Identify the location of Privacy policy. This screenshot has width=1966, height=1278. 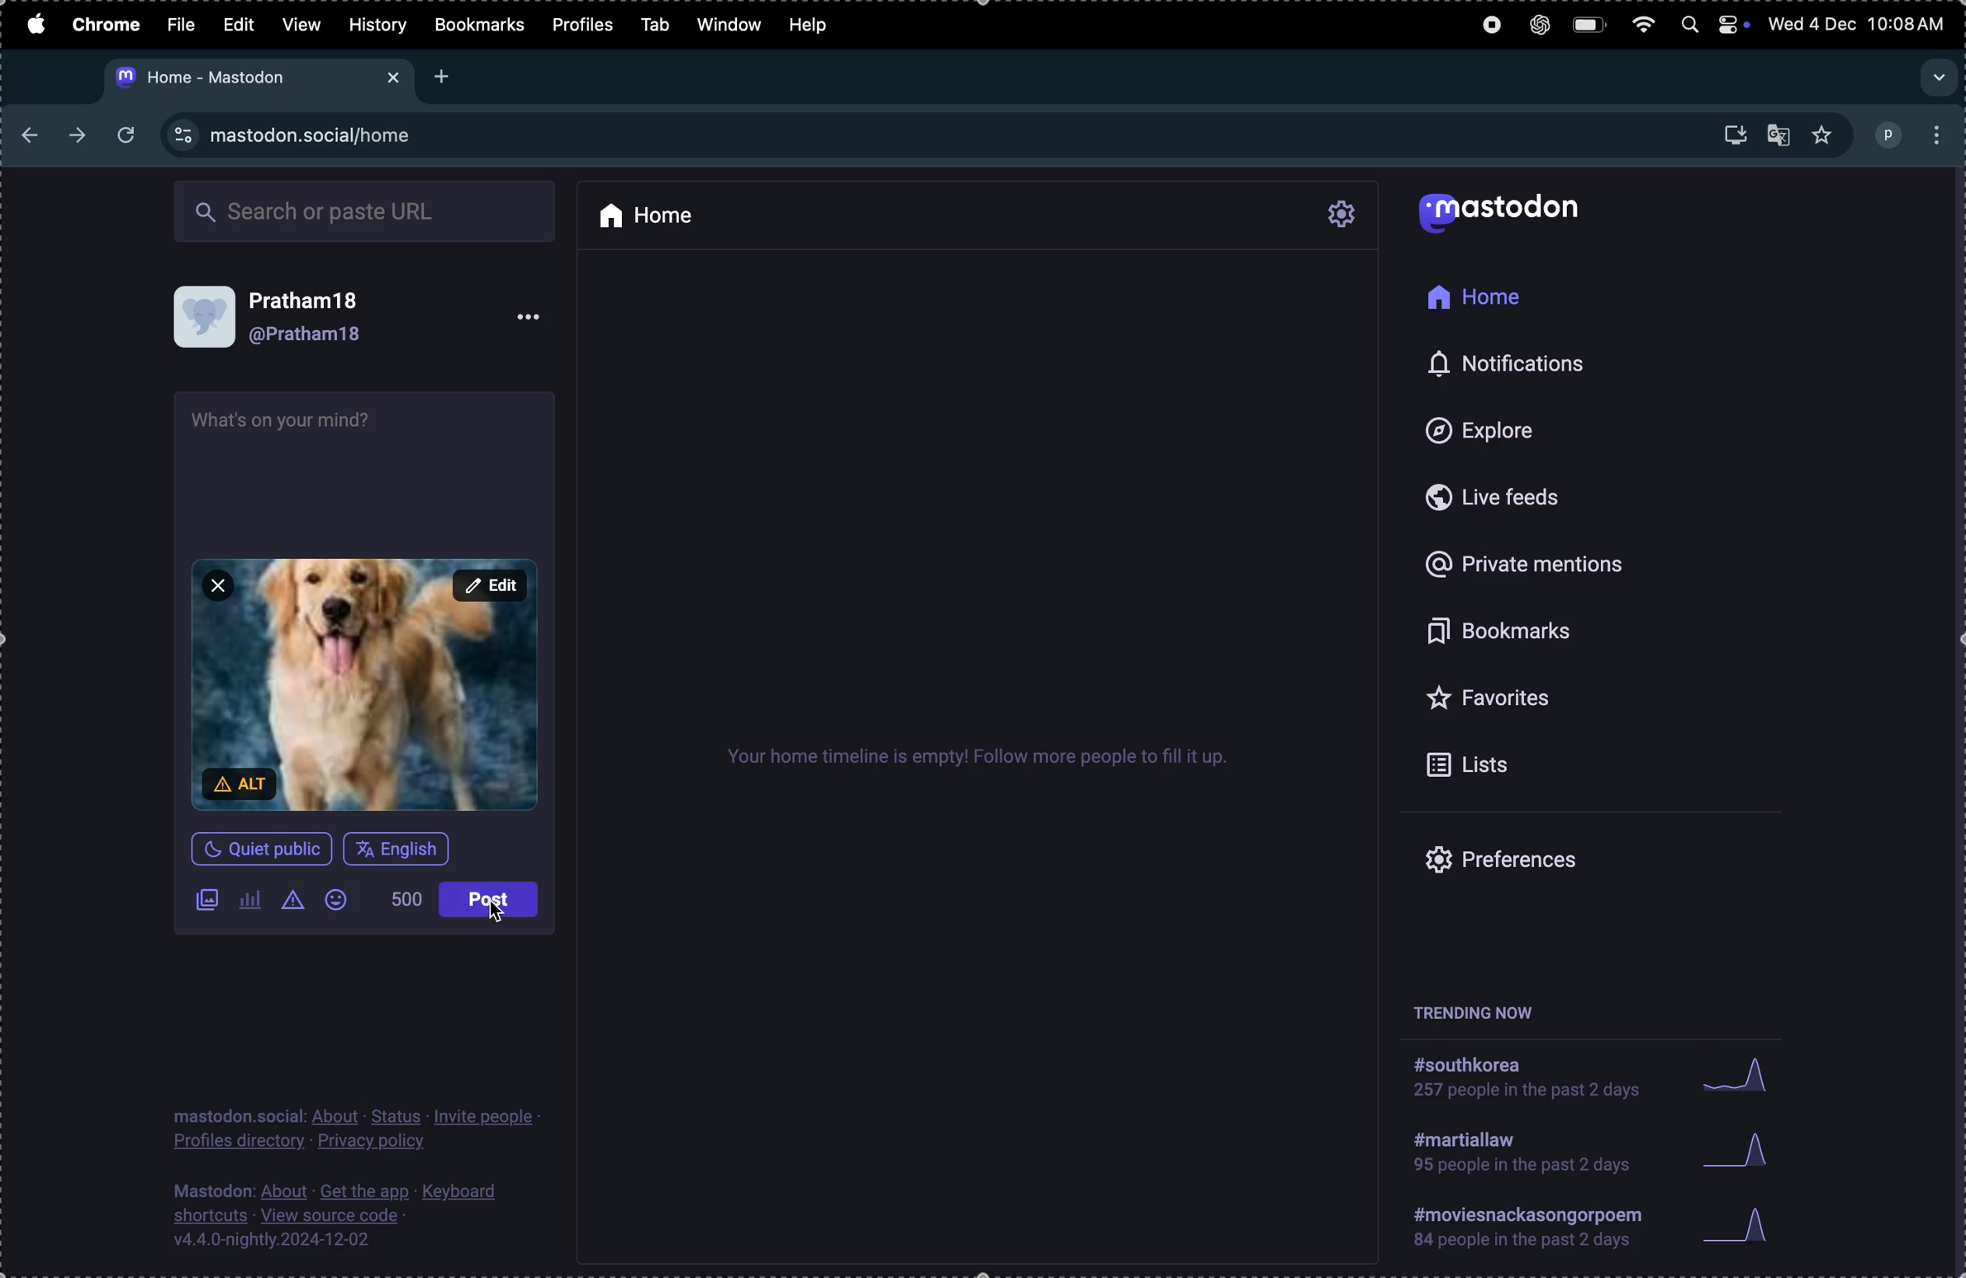
(357, 1129).